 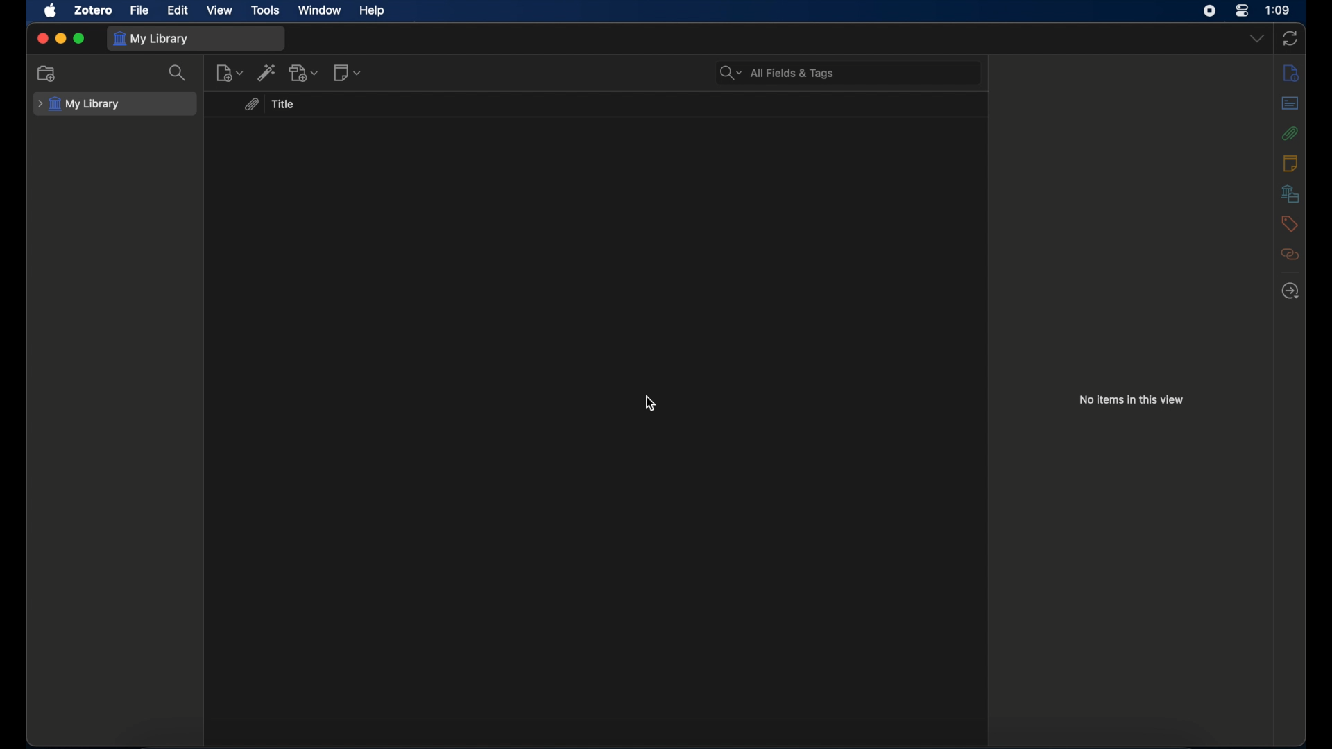 What do you see at coordinates (79, 103) in the screenshot?
I see `my library` at bounding box center [79, 103].